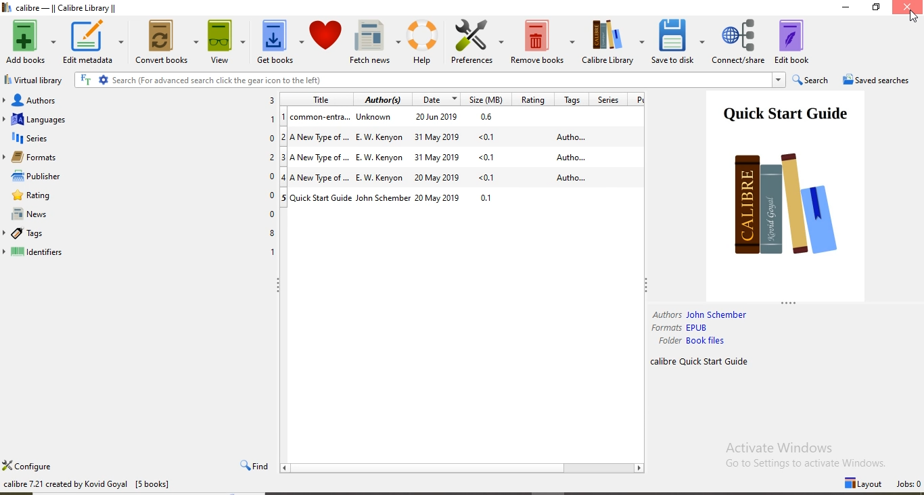  I want to click on calibre 7.21 created Kovid Goyal [5 books], so click(86, 483).